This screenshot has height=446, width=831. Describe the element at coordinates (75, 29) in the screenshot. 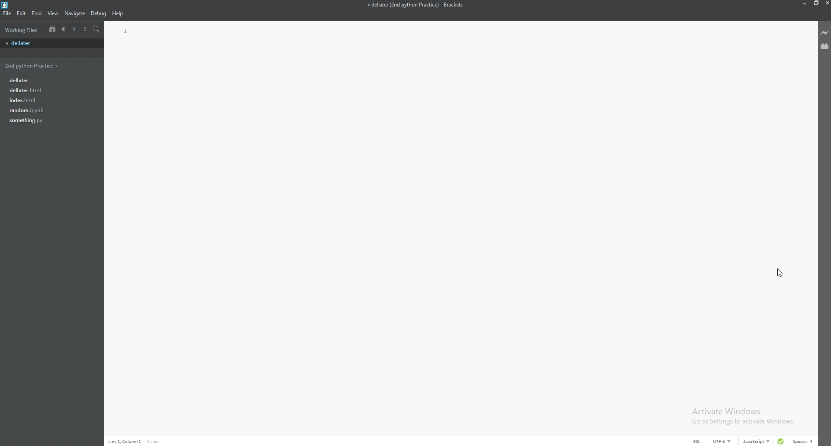

I see `next` at that location.